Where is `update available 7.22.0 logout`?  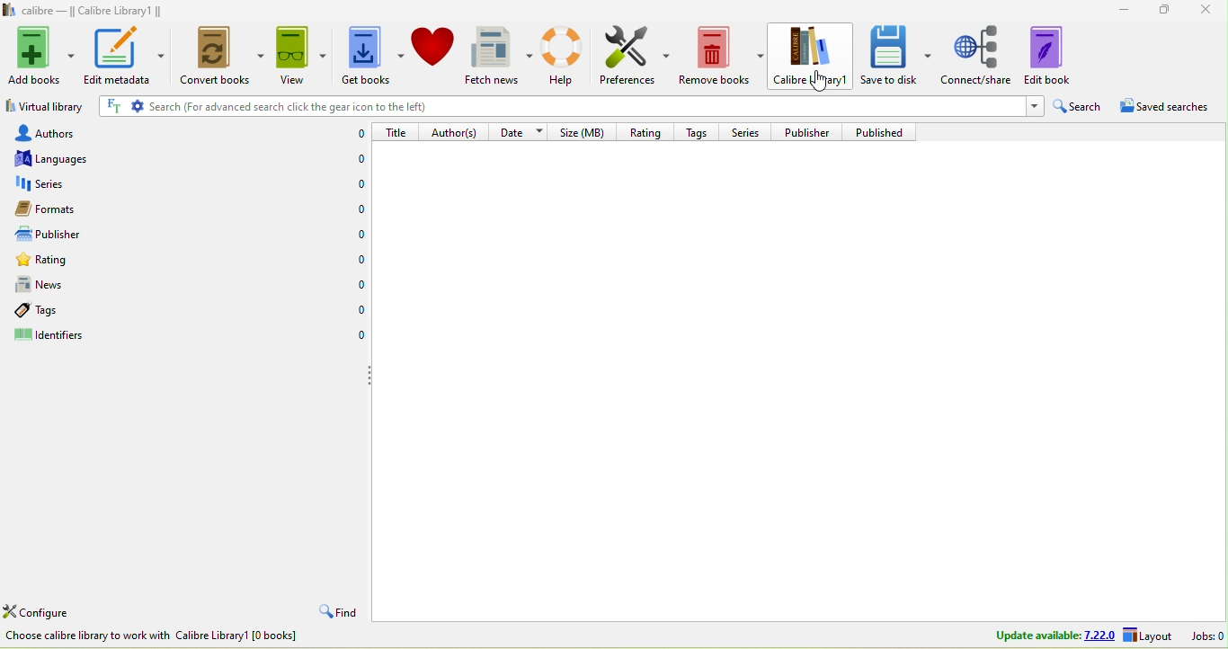 update available 7.22.0 logout is located at coordinates (1078, 636).